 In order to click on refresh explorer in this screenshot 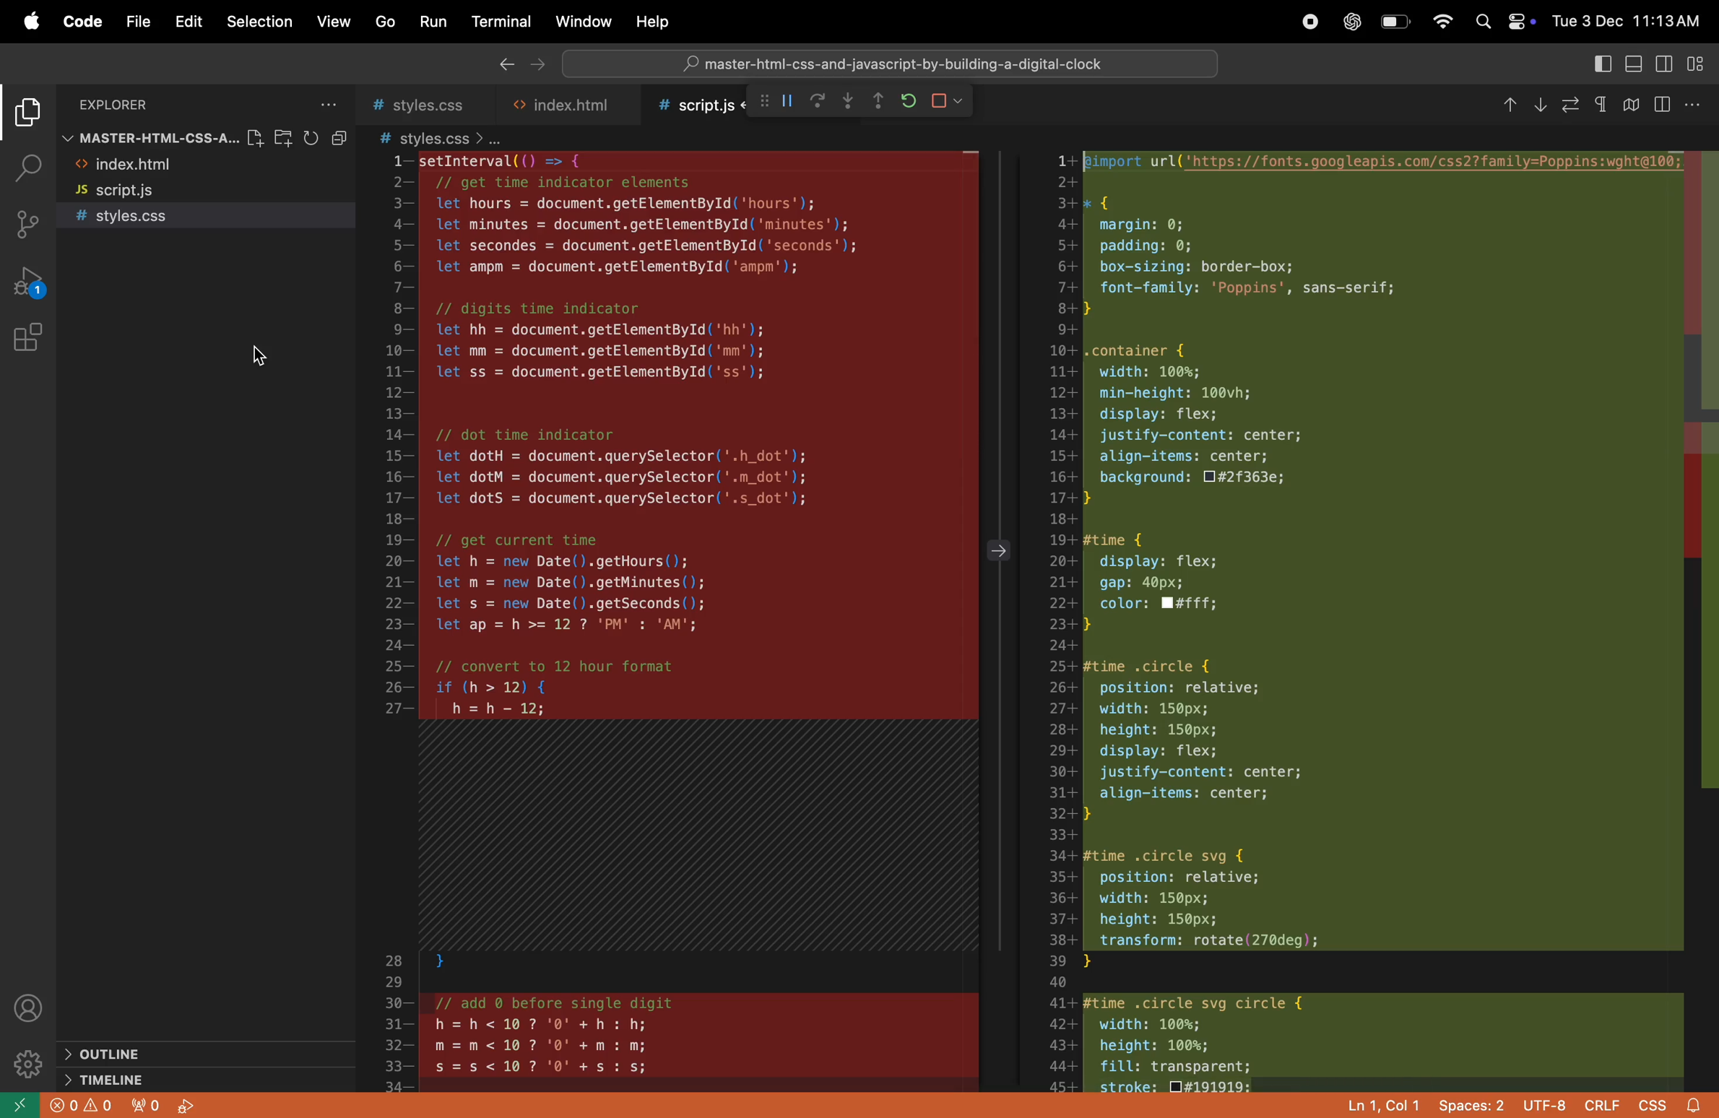, I will do `click(311, 138)`.